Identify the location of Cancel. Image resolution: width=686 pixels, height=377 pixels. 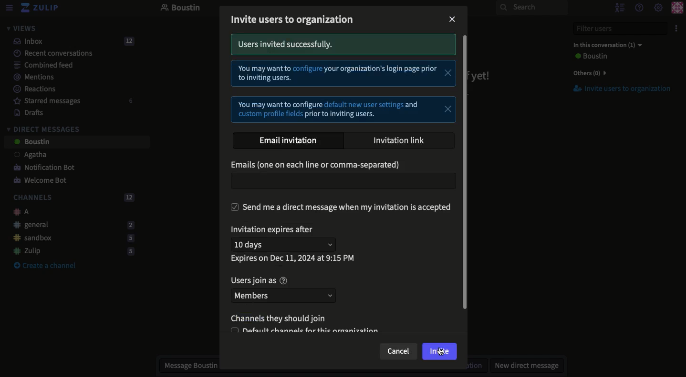
(398, 352).